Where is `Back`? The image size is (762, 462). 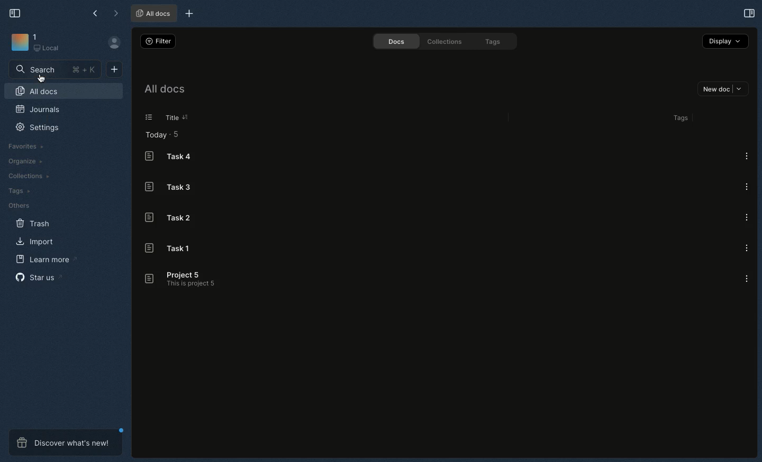
Back is located at coordinates (93, 14).